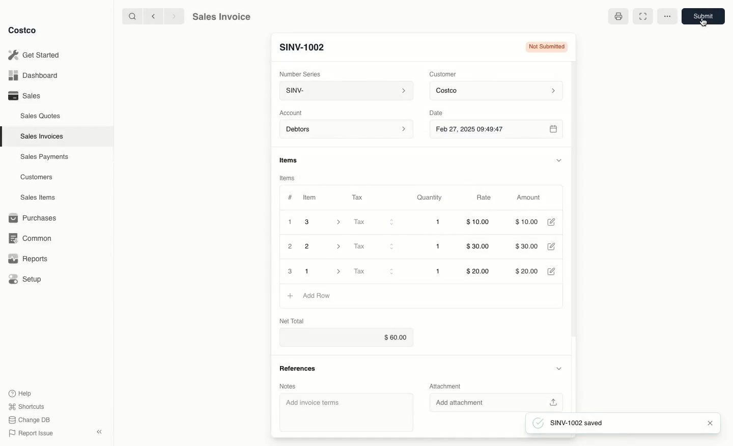  I want to click on Purchases, so click(33, 218).